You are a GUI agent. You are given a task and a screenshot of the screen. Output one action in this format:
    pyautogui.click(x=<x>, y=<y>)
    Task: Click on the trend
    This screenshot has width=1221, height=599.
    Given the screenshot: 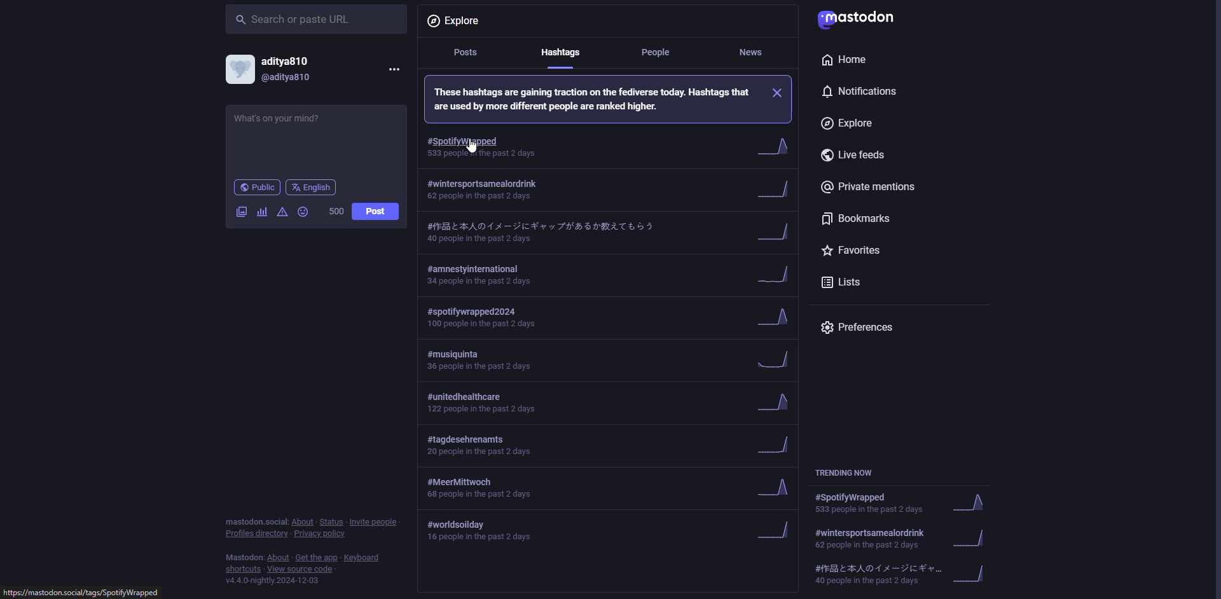 What is the action you would take?
    pyautogui.click(x=773, y=445)
    